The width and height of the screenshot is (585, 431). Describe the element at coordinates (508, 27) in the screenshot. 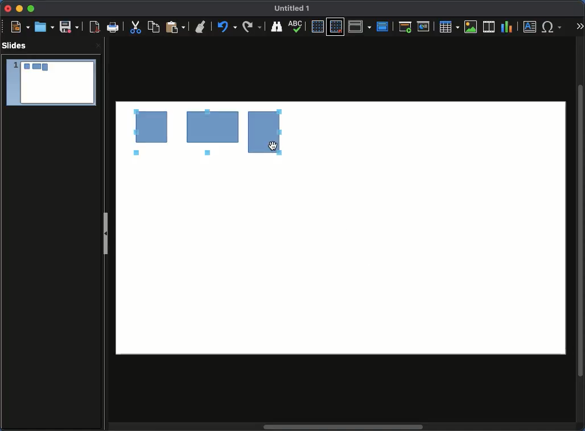

I see `Chart` at that location.